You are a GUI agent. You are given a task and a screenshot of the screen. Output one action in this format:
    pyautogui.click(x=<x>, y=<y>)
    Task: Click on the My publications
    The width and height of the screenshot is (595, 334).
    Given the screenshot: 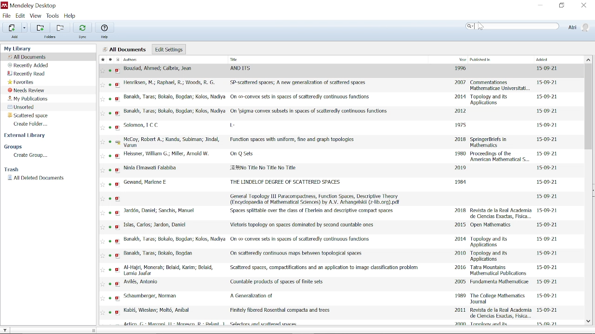 What is the action you would take?
    pyautogui.click(x=28, y=99)
    